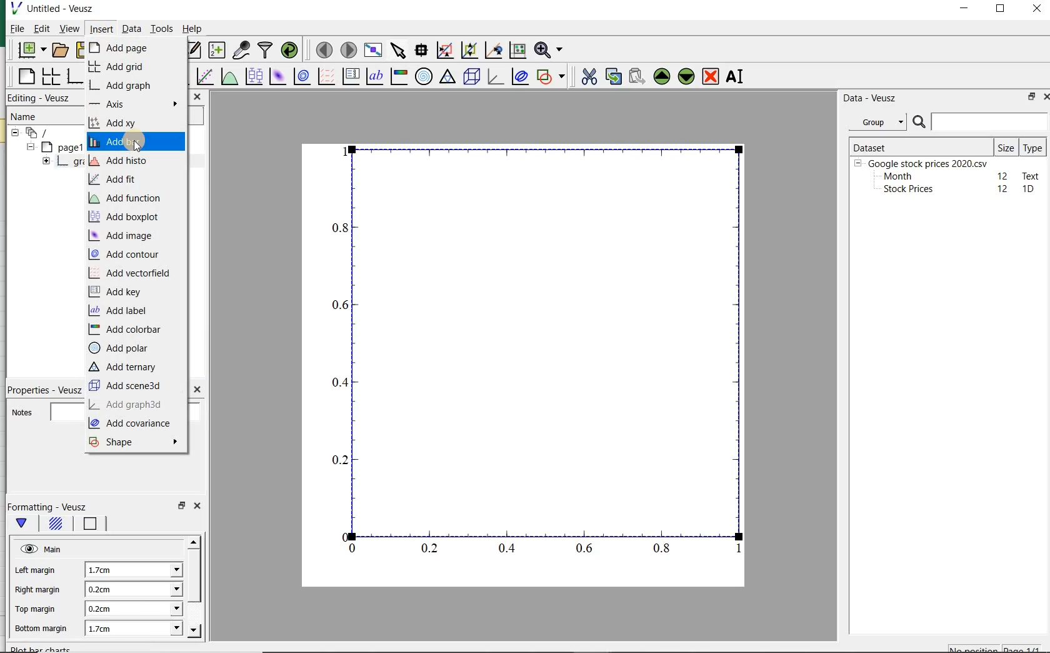 The image size is (1050, 653). I want to click on 12, so click(1004, 189).